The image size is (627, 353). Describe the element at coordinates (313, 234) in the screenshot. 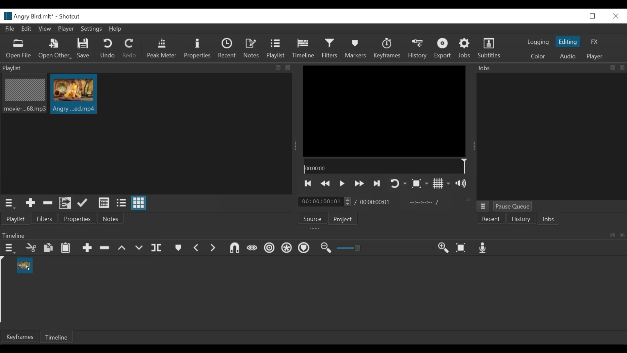

I see `Timeline` at that location.